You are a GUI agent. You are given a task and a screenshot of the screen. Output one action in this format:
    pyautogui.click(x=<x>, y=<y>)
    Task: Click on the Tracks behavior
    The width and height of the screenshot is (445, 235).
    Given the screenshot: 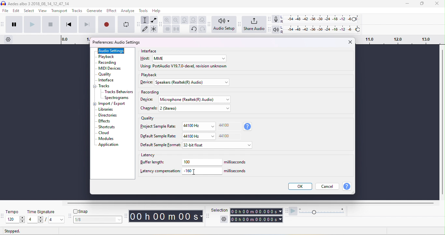 What is the action you would take?
    pyautogui.click(x=119, y=92)
    